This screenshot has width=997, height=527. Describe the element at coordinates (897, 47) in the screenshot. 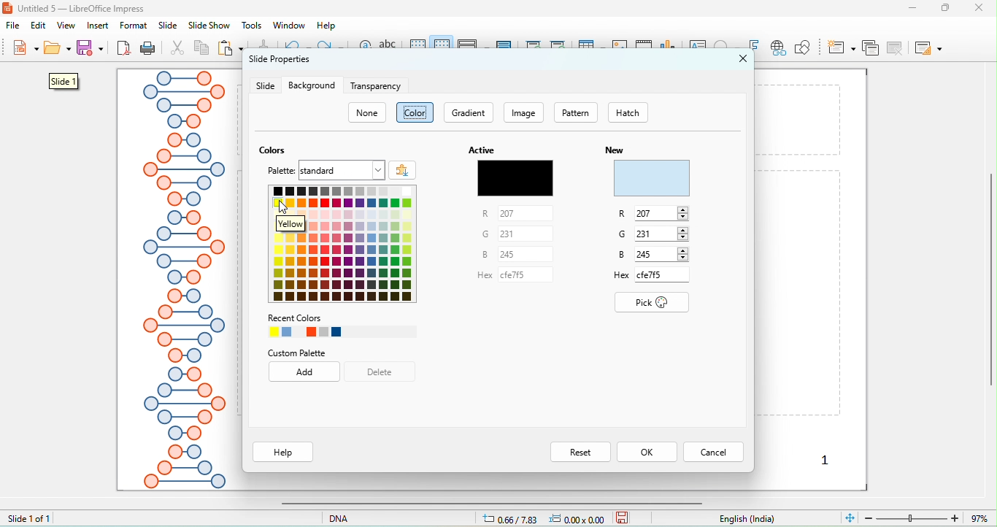

I see `remove slide` at that location.